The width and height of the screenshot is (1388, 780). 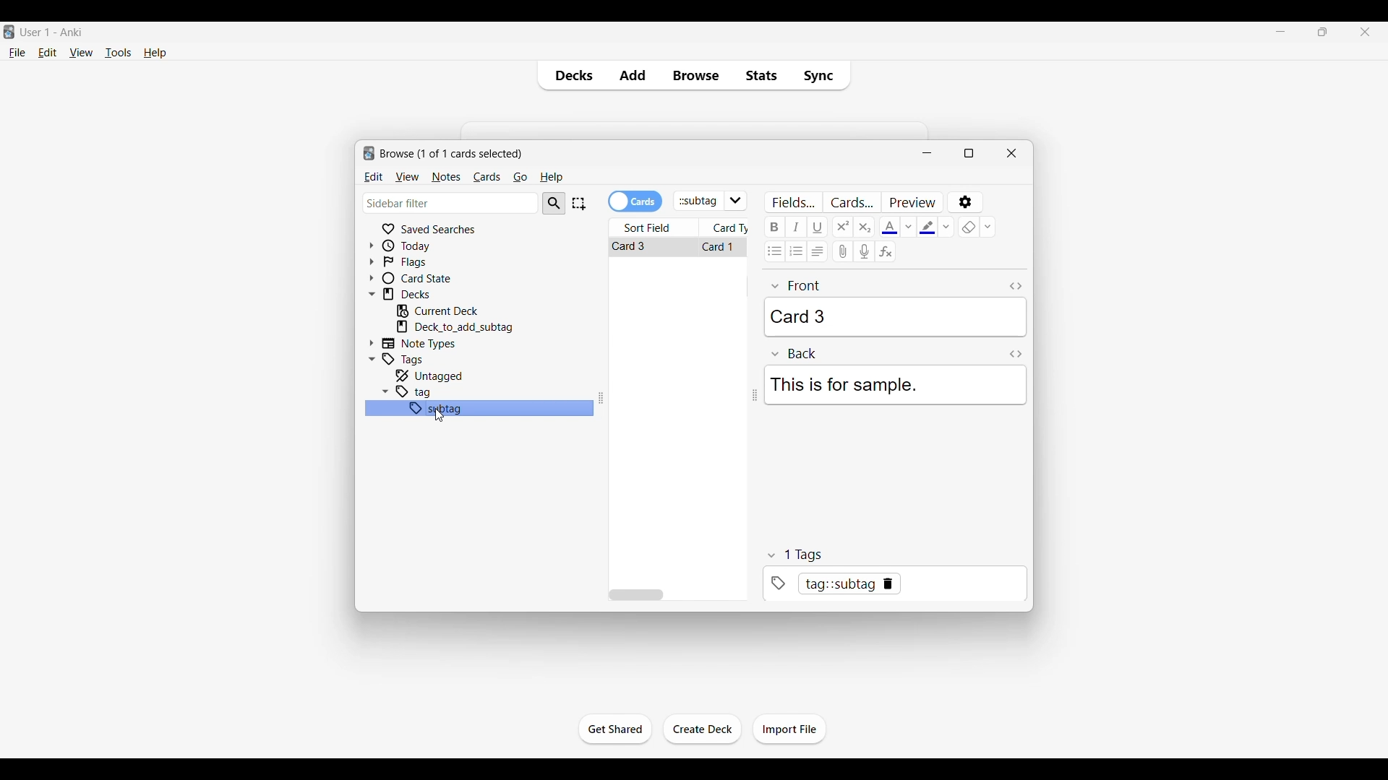 I want to click on Click to go to Note types, so click(x=427, y=343).